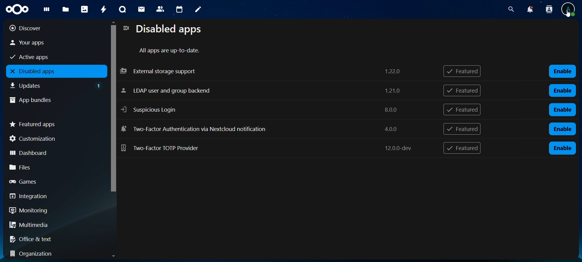 This screenshot has width=582, height=262. What do you see at coordinates (462, 90) in the screenshot?
I see `featured` at bounding box center [462, 90].